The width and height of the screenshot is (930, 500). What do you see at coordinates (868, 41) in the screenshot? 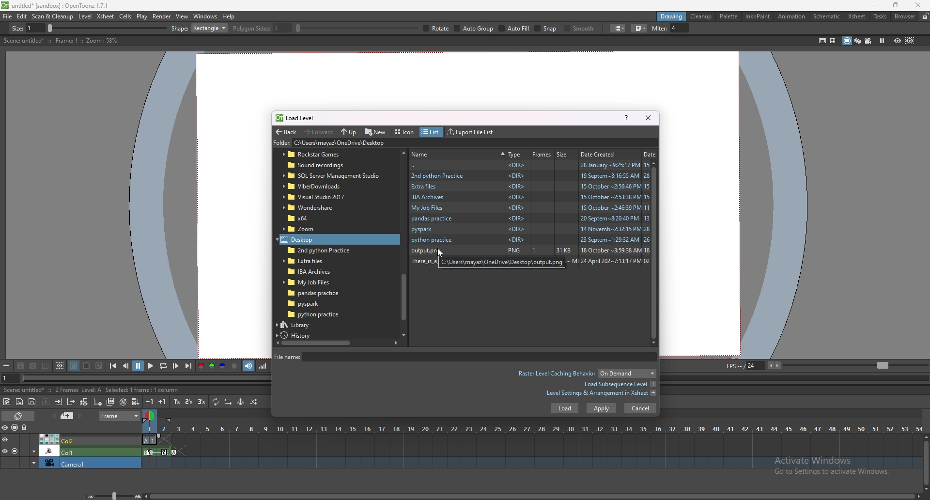
I see `camera view` at bounding box center [868, 41].